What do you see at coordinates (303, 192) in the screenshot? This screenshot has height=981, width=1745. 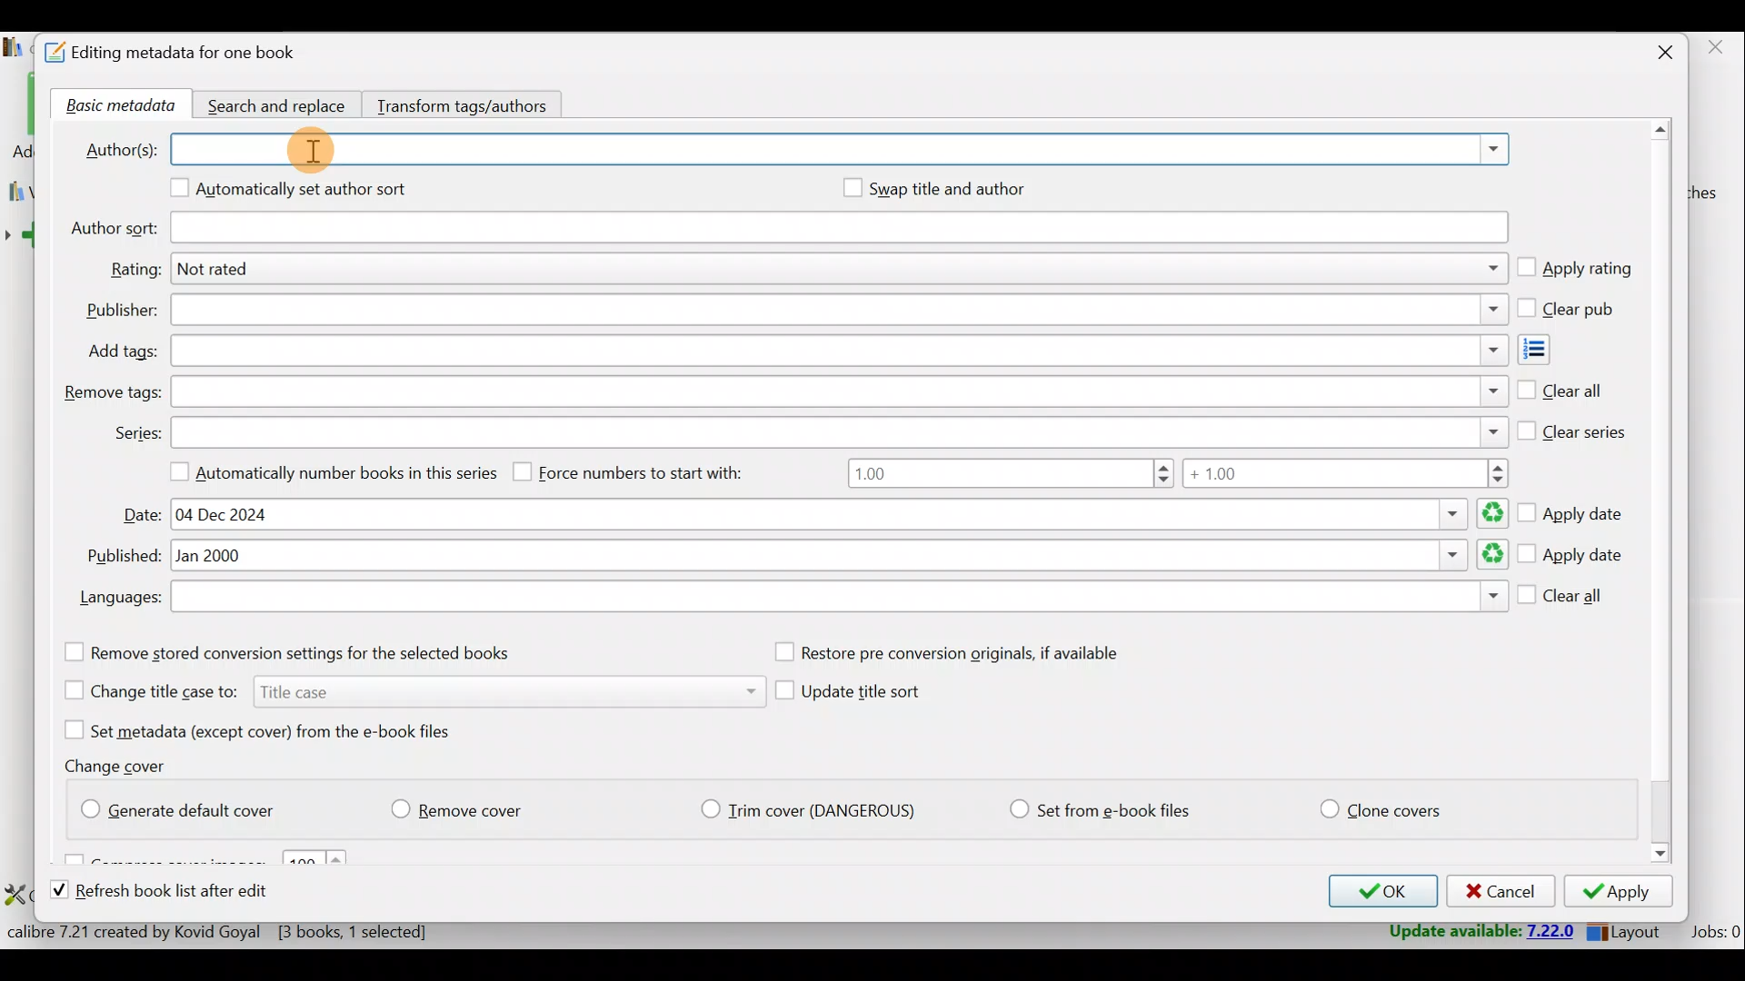 I see `Automatically set author sort` at bounding box center [303, 192].